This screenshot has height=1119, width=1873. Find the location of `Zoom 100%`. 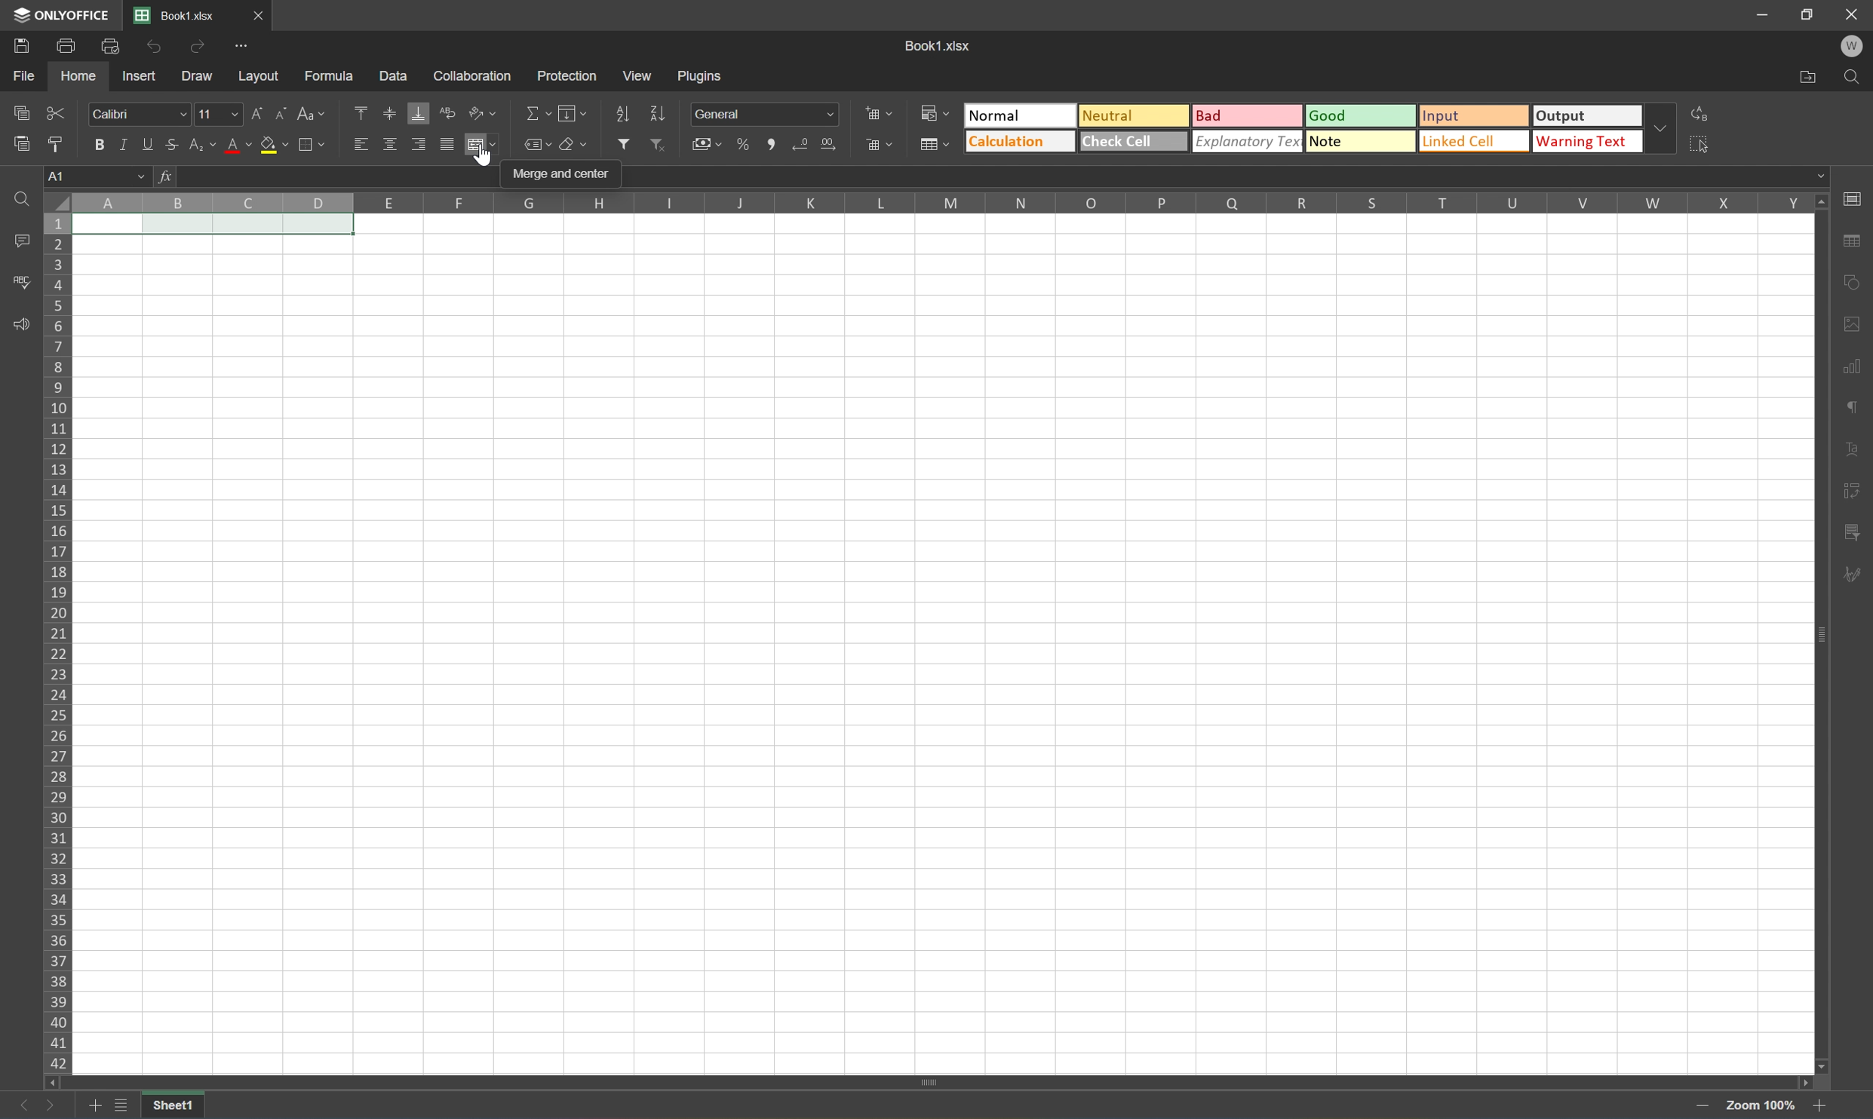

Zoom 100% is located at coordinates (1758, 1106).